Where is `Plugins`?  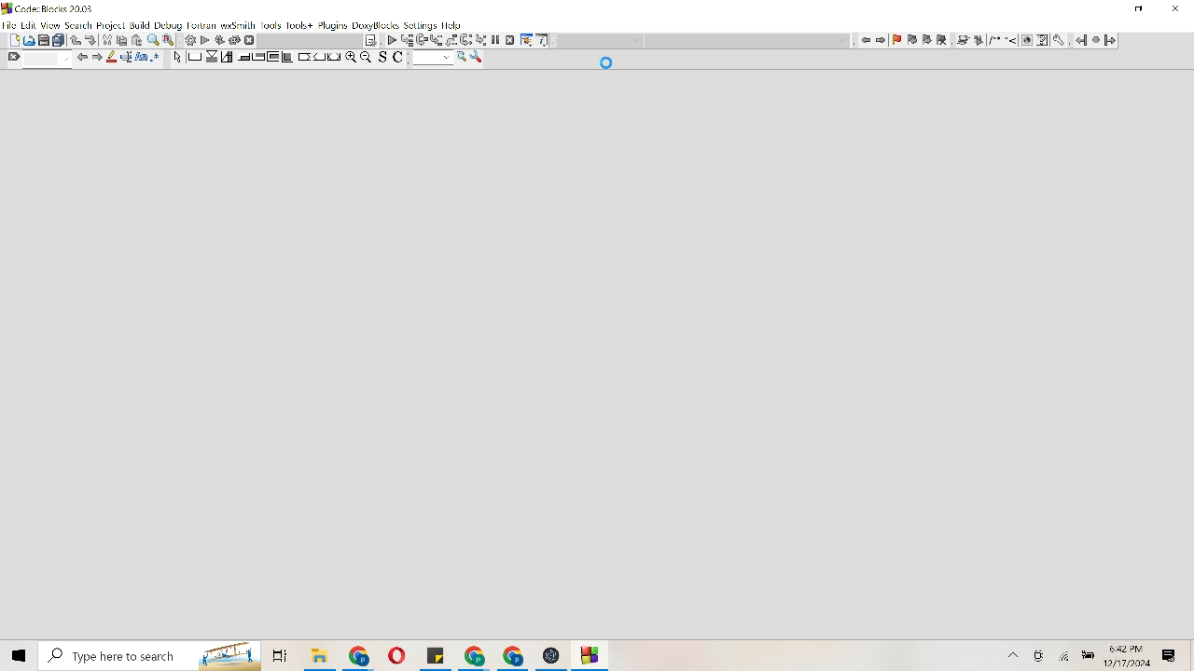 Plugins is located at coordinates (332, 25).